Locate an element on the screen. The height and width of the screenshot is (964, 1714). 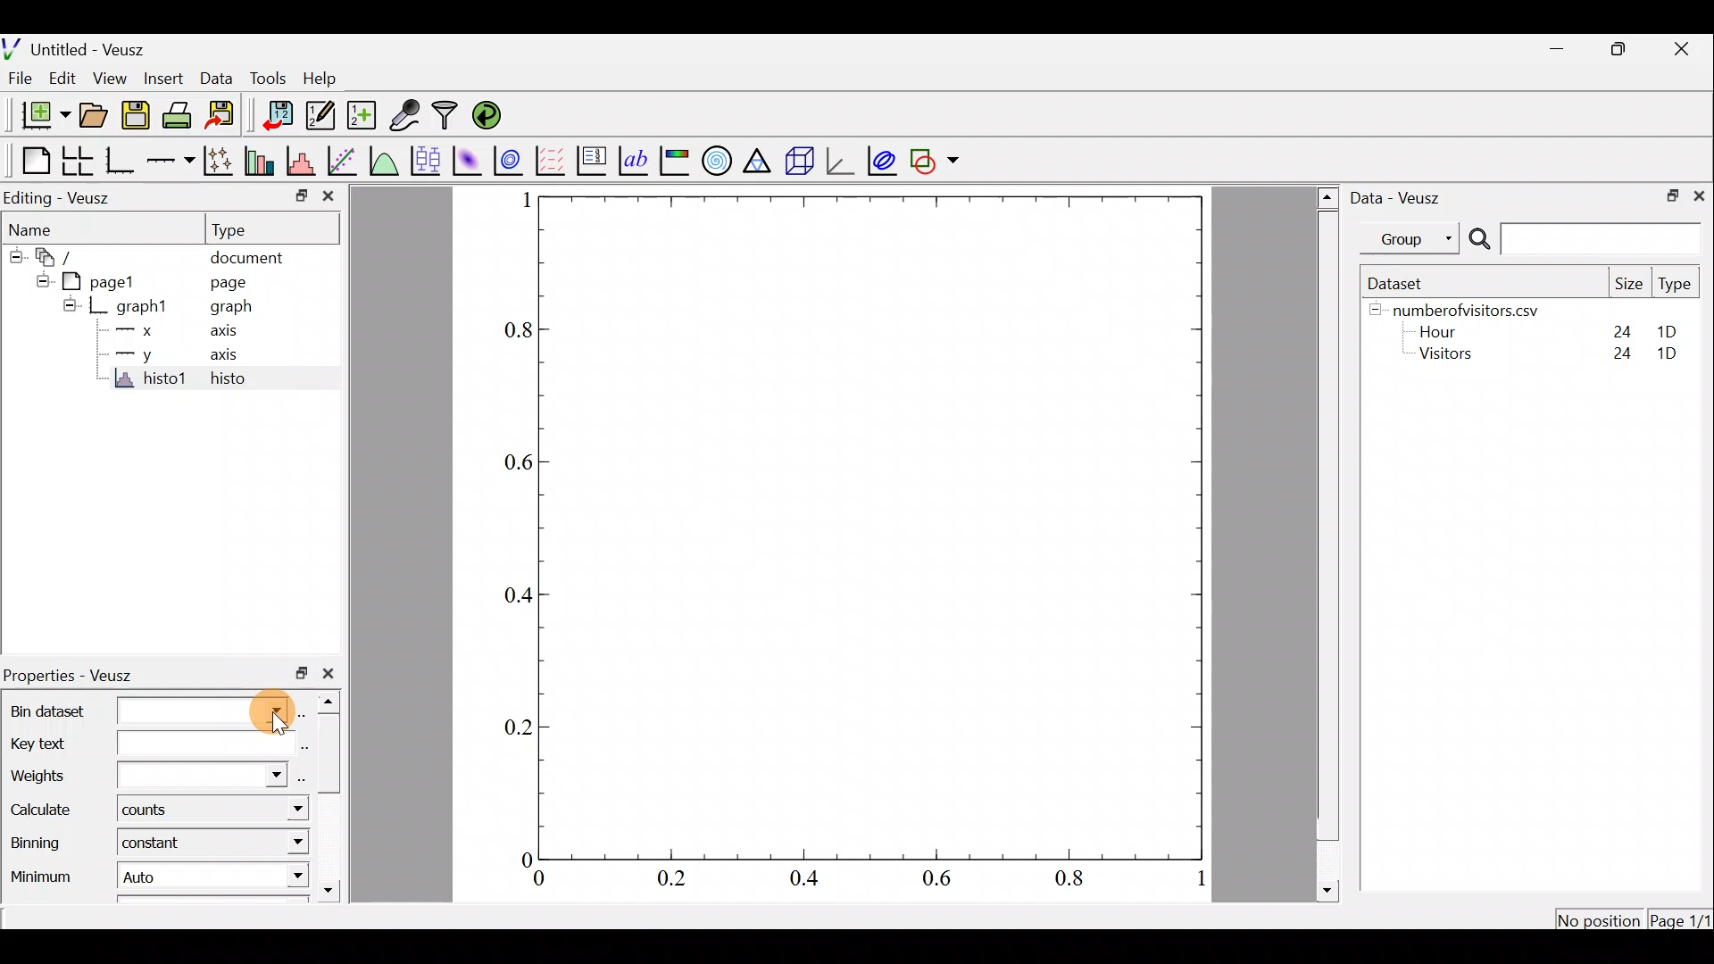
Type is located at coordinates (239, 229).